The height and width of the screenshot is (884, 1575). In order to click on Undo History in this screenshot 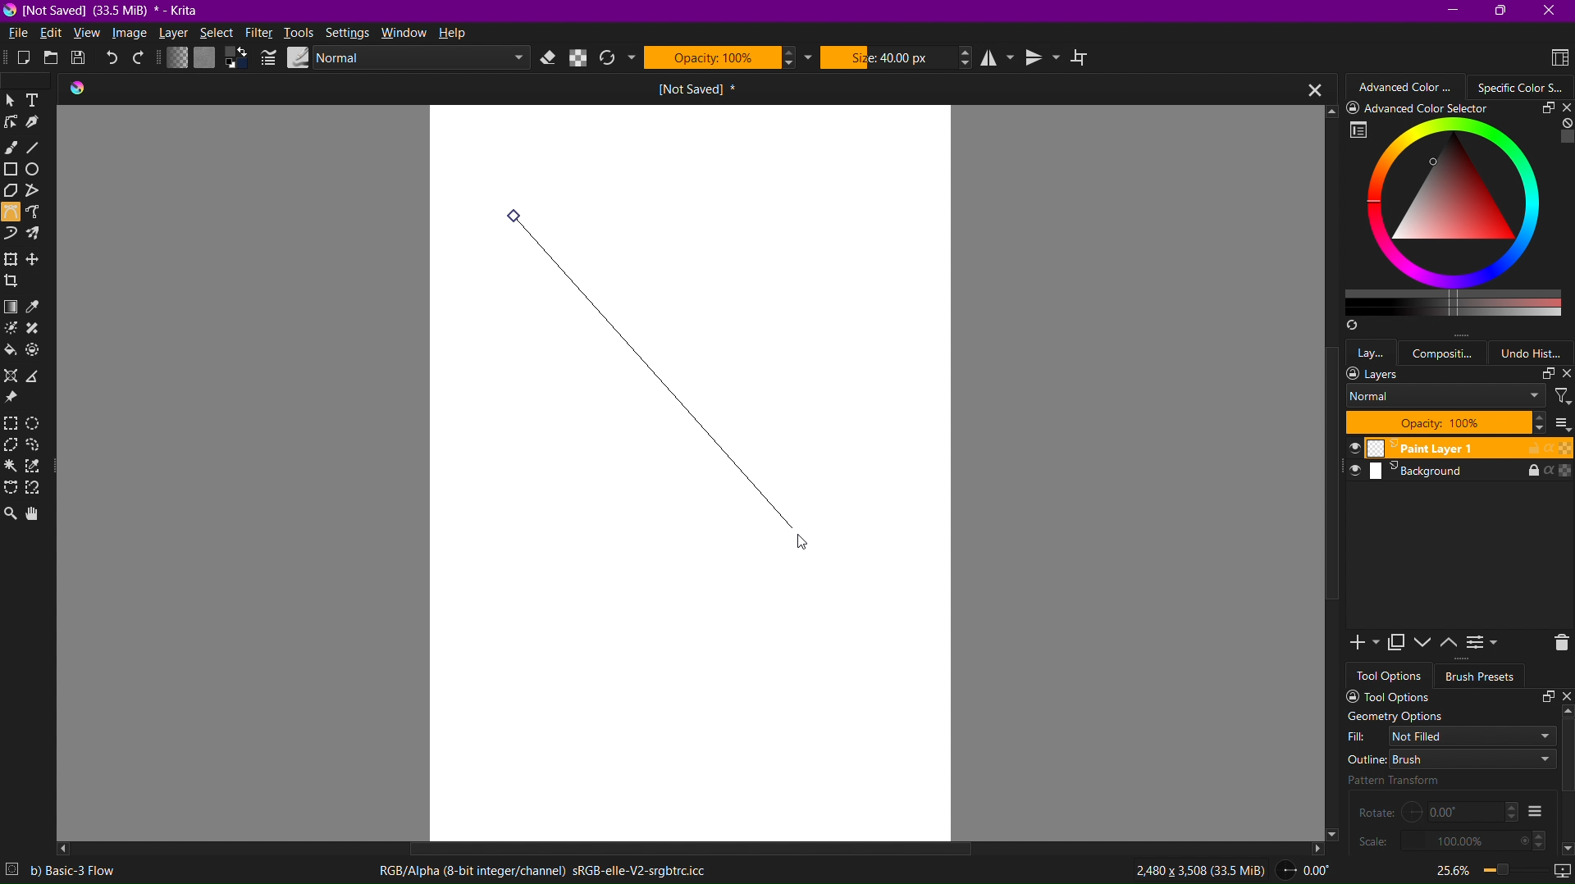, I will do `click(1536, 353)`.